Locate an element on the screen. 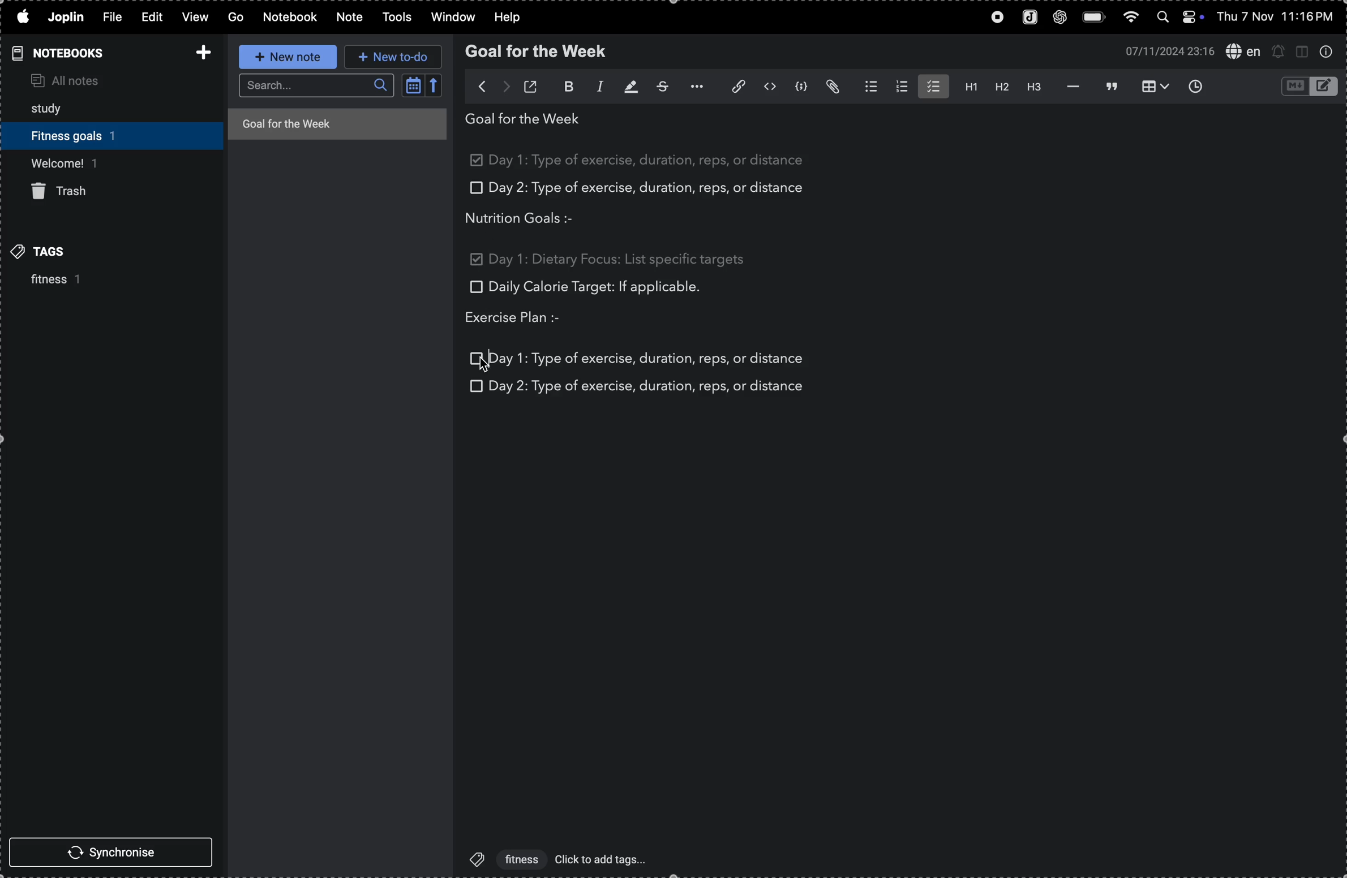 The width and height of the screenshot is (1347, 878). thu 7 nov 11:16 pm is located at coordinates (1280, 17).